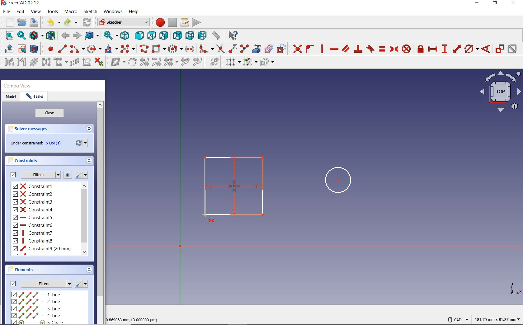 The width and height of the screenshot is (523, 325). What do you see at coordinates (233, 186) in the screenshot?
I see `centered rectangle` at bounding box center [233, 186].